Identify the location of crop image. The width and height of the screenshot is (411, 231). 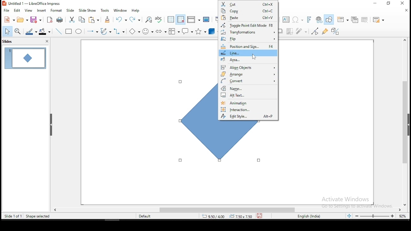
(290, 32).